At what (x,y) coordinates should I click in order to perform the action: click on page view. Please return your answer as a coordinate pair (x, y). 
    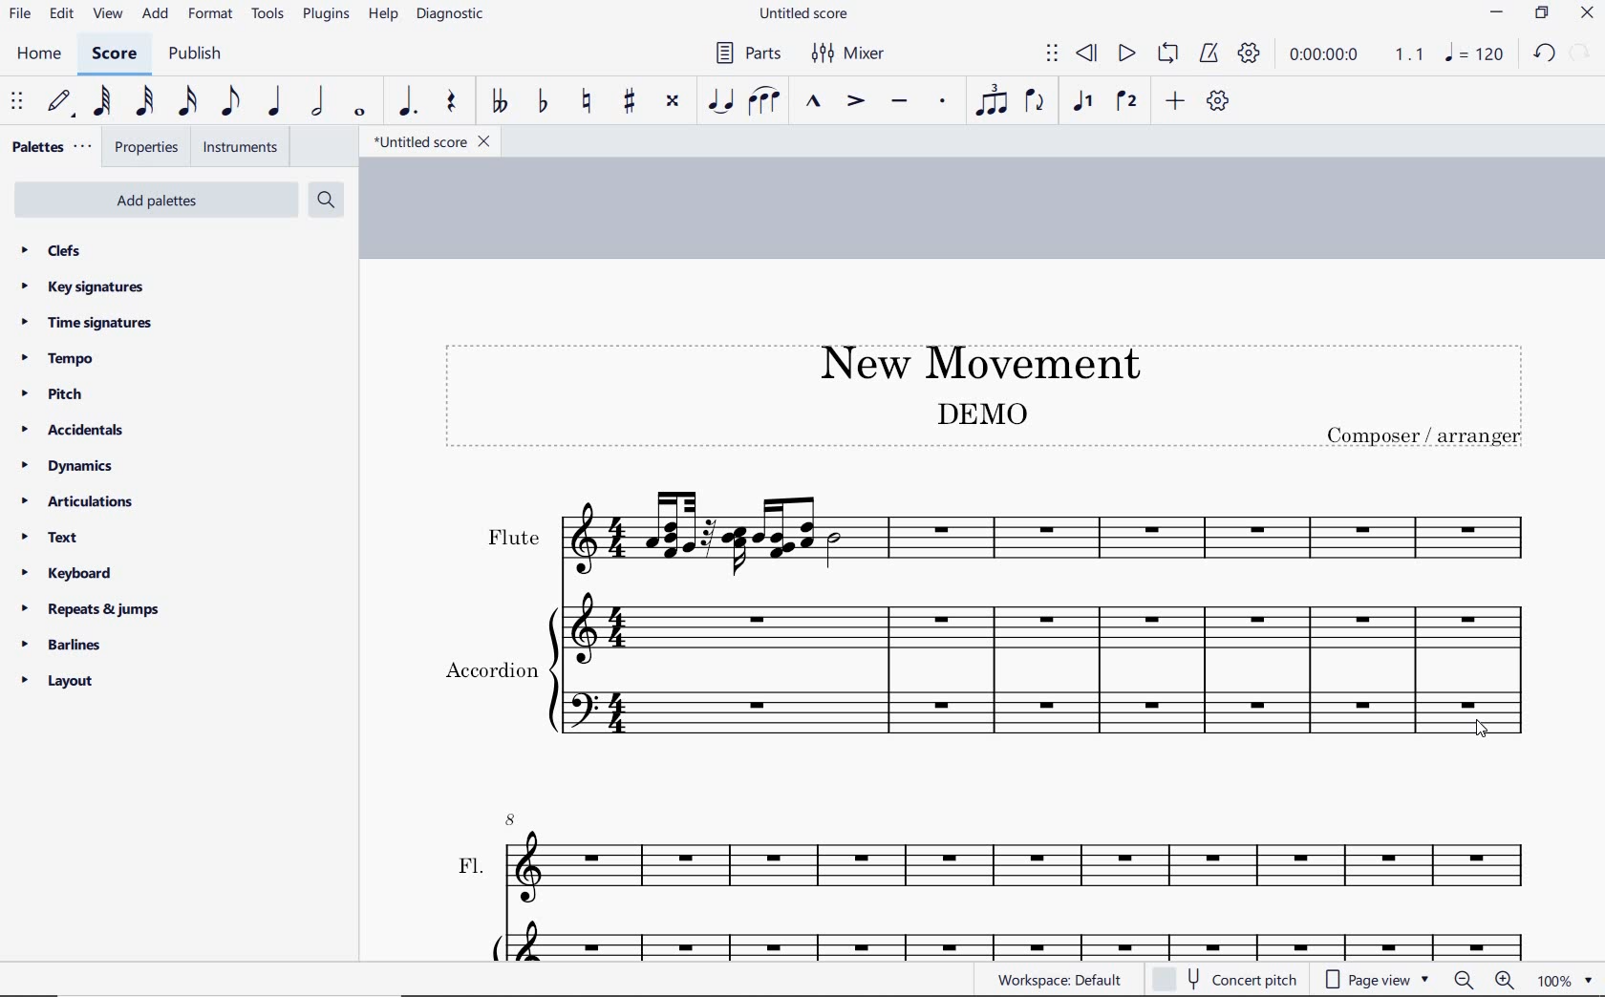
    Looking at the image, I should click on (1378, 980).